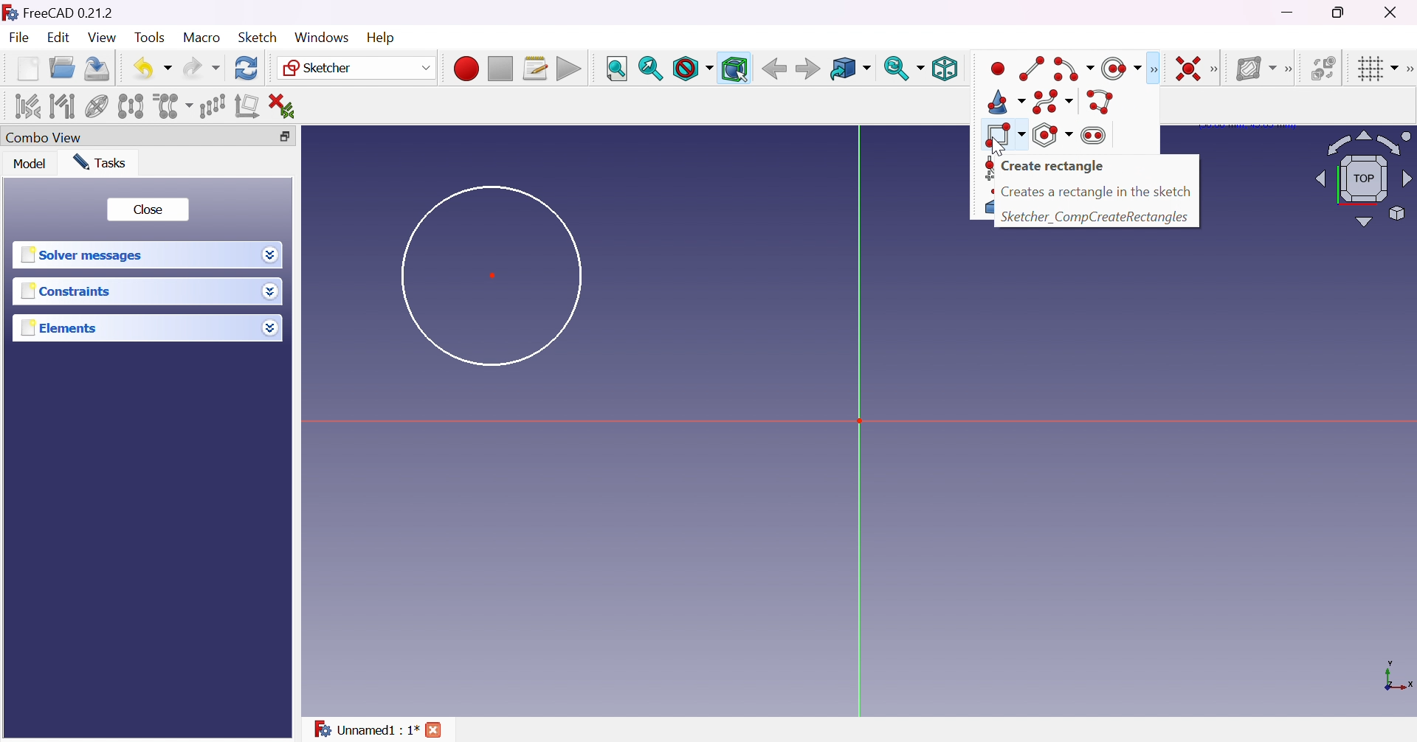 The image size is (1417, 742). I want to click on Undo, so click(153, 68).